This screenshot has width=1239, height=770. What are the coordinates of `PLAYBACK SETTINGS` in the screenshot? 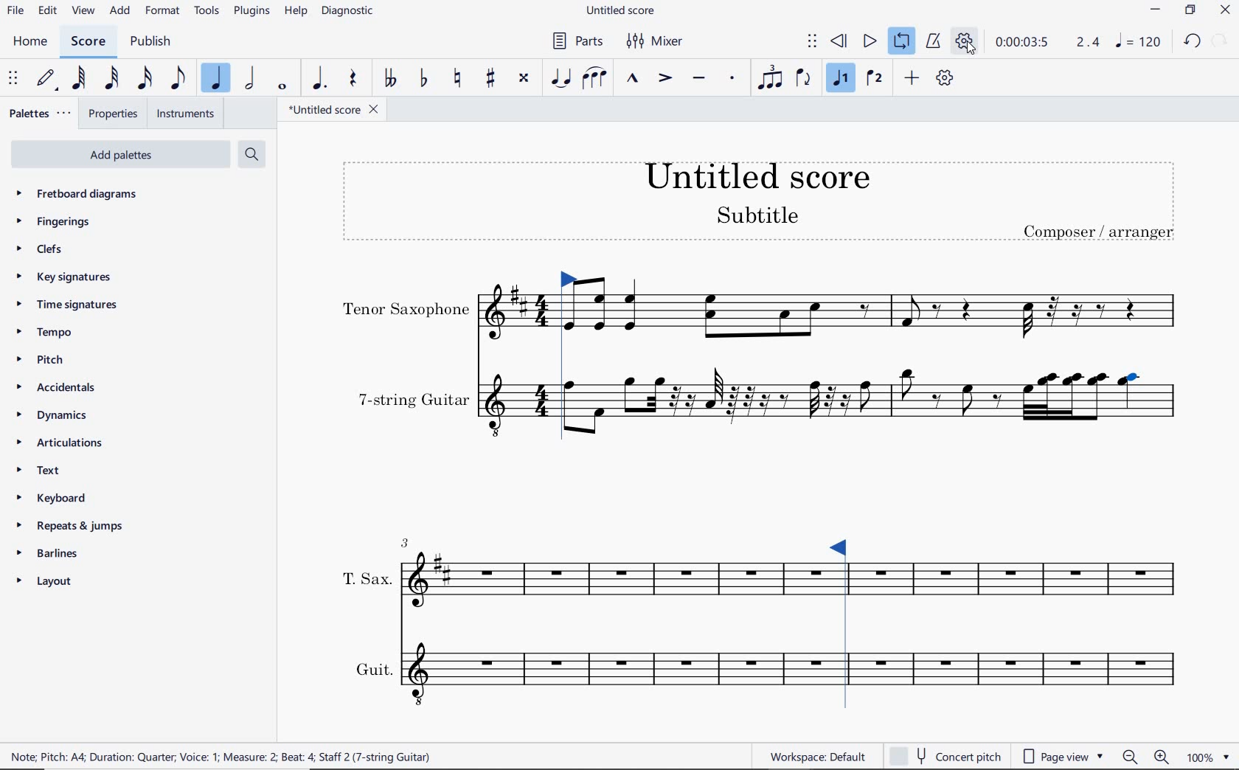 It's located at (965, 42).